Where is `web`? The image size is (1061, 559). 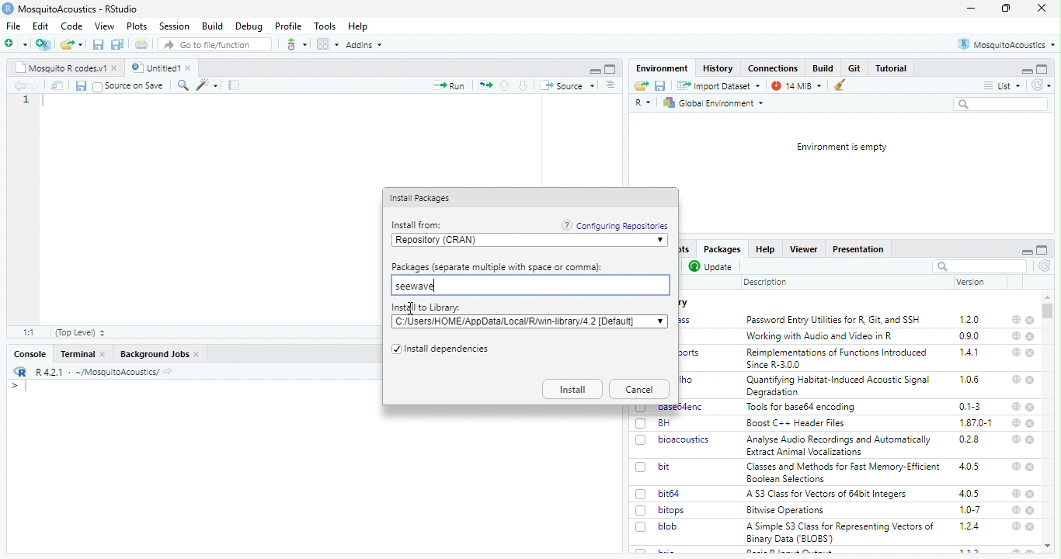
web is located at coordinates (1018, 422).